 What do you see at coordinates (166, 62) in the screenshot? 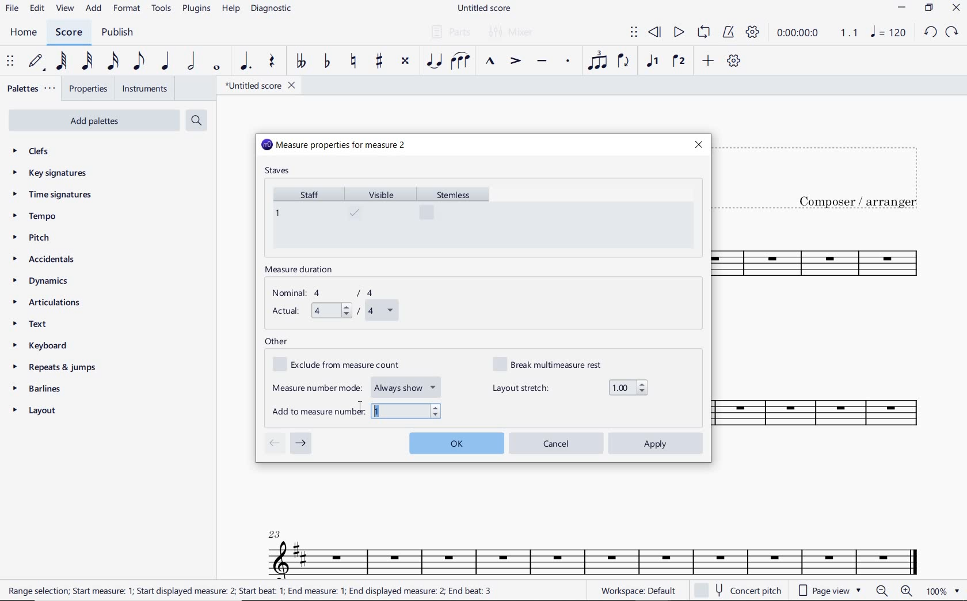
I see `QUARTER NOTE` at bounding box center [166, 62].